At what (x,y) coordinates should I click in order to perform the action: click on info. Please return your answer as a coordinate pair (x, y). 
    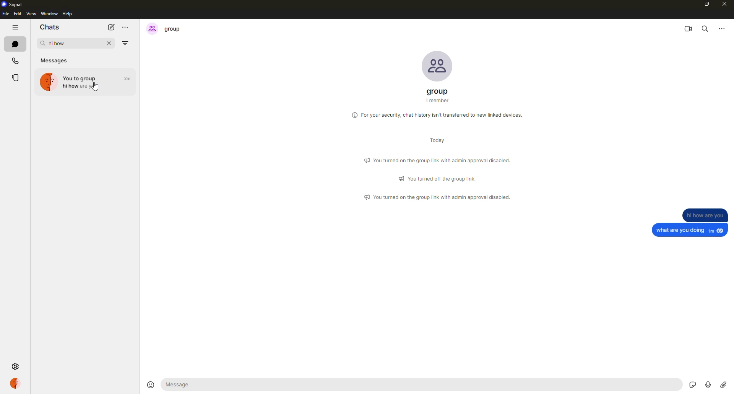
    Looking at the image, I should click on (438, 114).